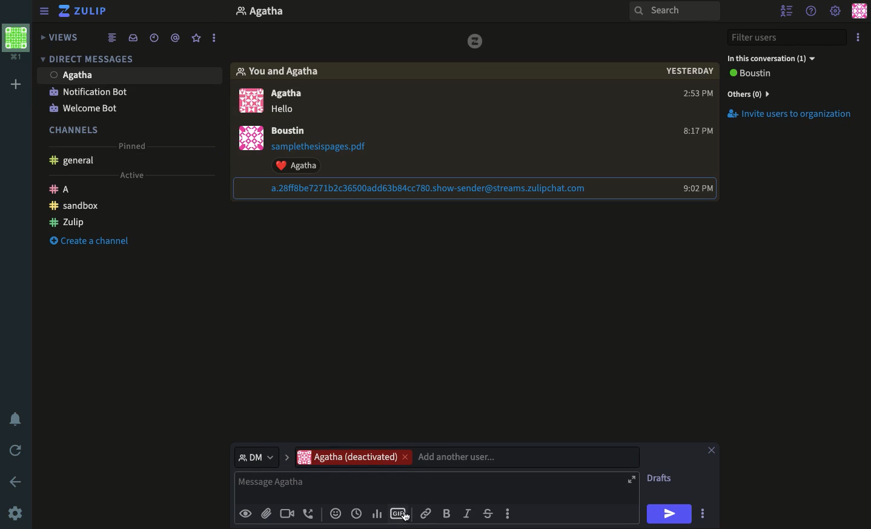 The image size is (871, 529). Describe the element at coordinates (689, 74) in the screenshot. I see `Time` at that location.